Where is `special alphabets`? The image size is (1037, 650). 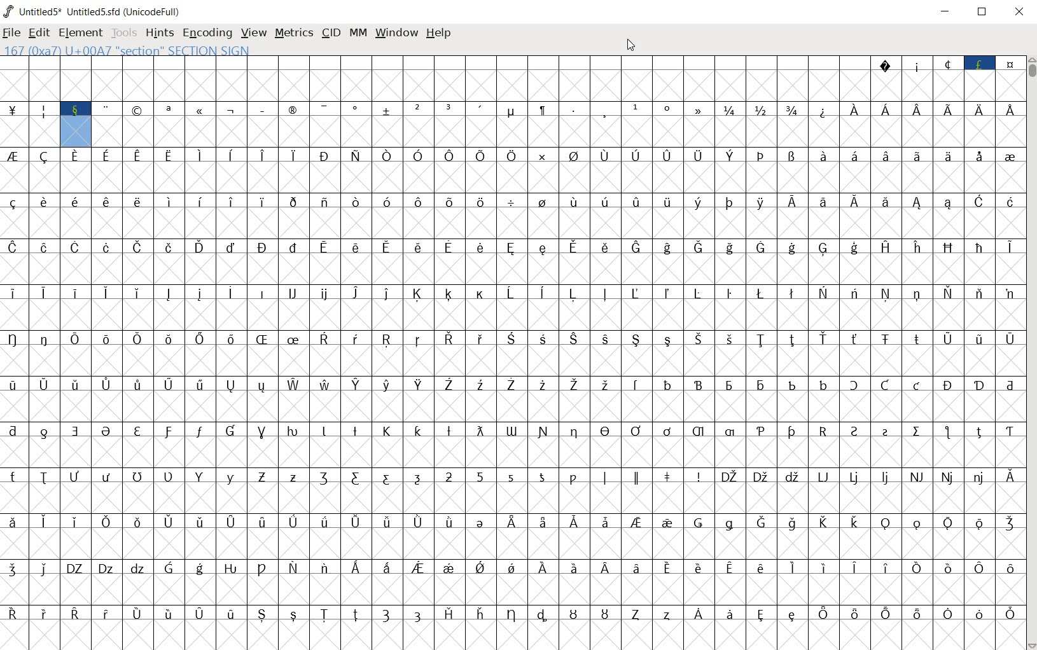 special alphabets is located at coordinates (404, 491).